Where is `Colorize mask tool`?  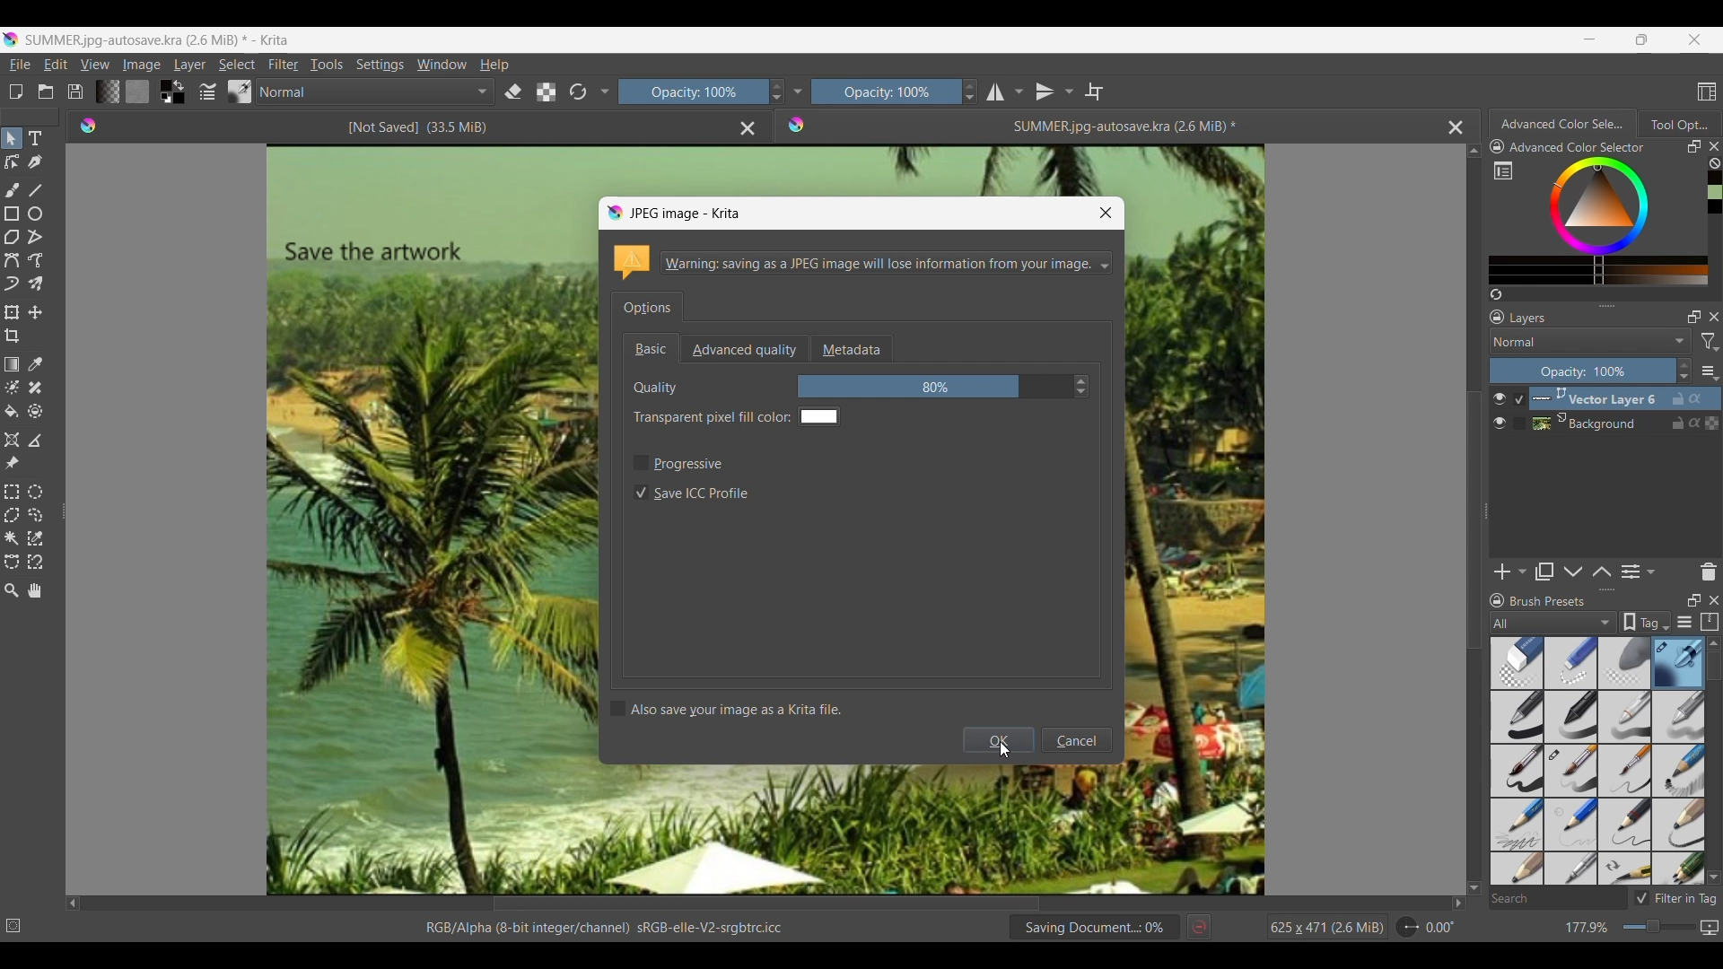 Colorize mask tool is located at coordinates (12, 387).